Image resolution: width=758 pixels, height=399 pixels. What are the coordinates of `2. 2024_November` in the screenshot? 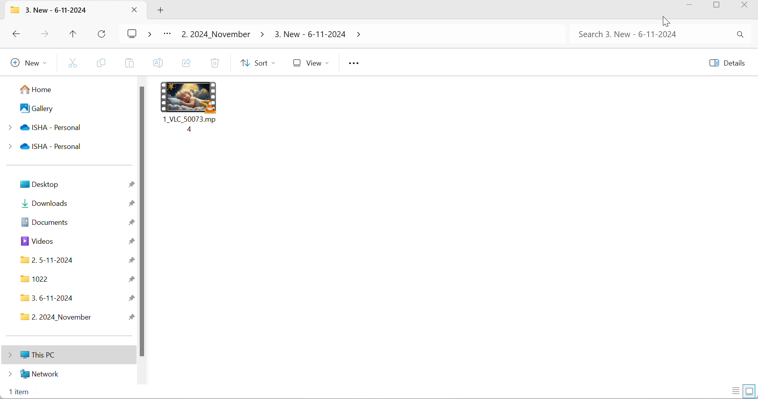 It's located at (58, 318).